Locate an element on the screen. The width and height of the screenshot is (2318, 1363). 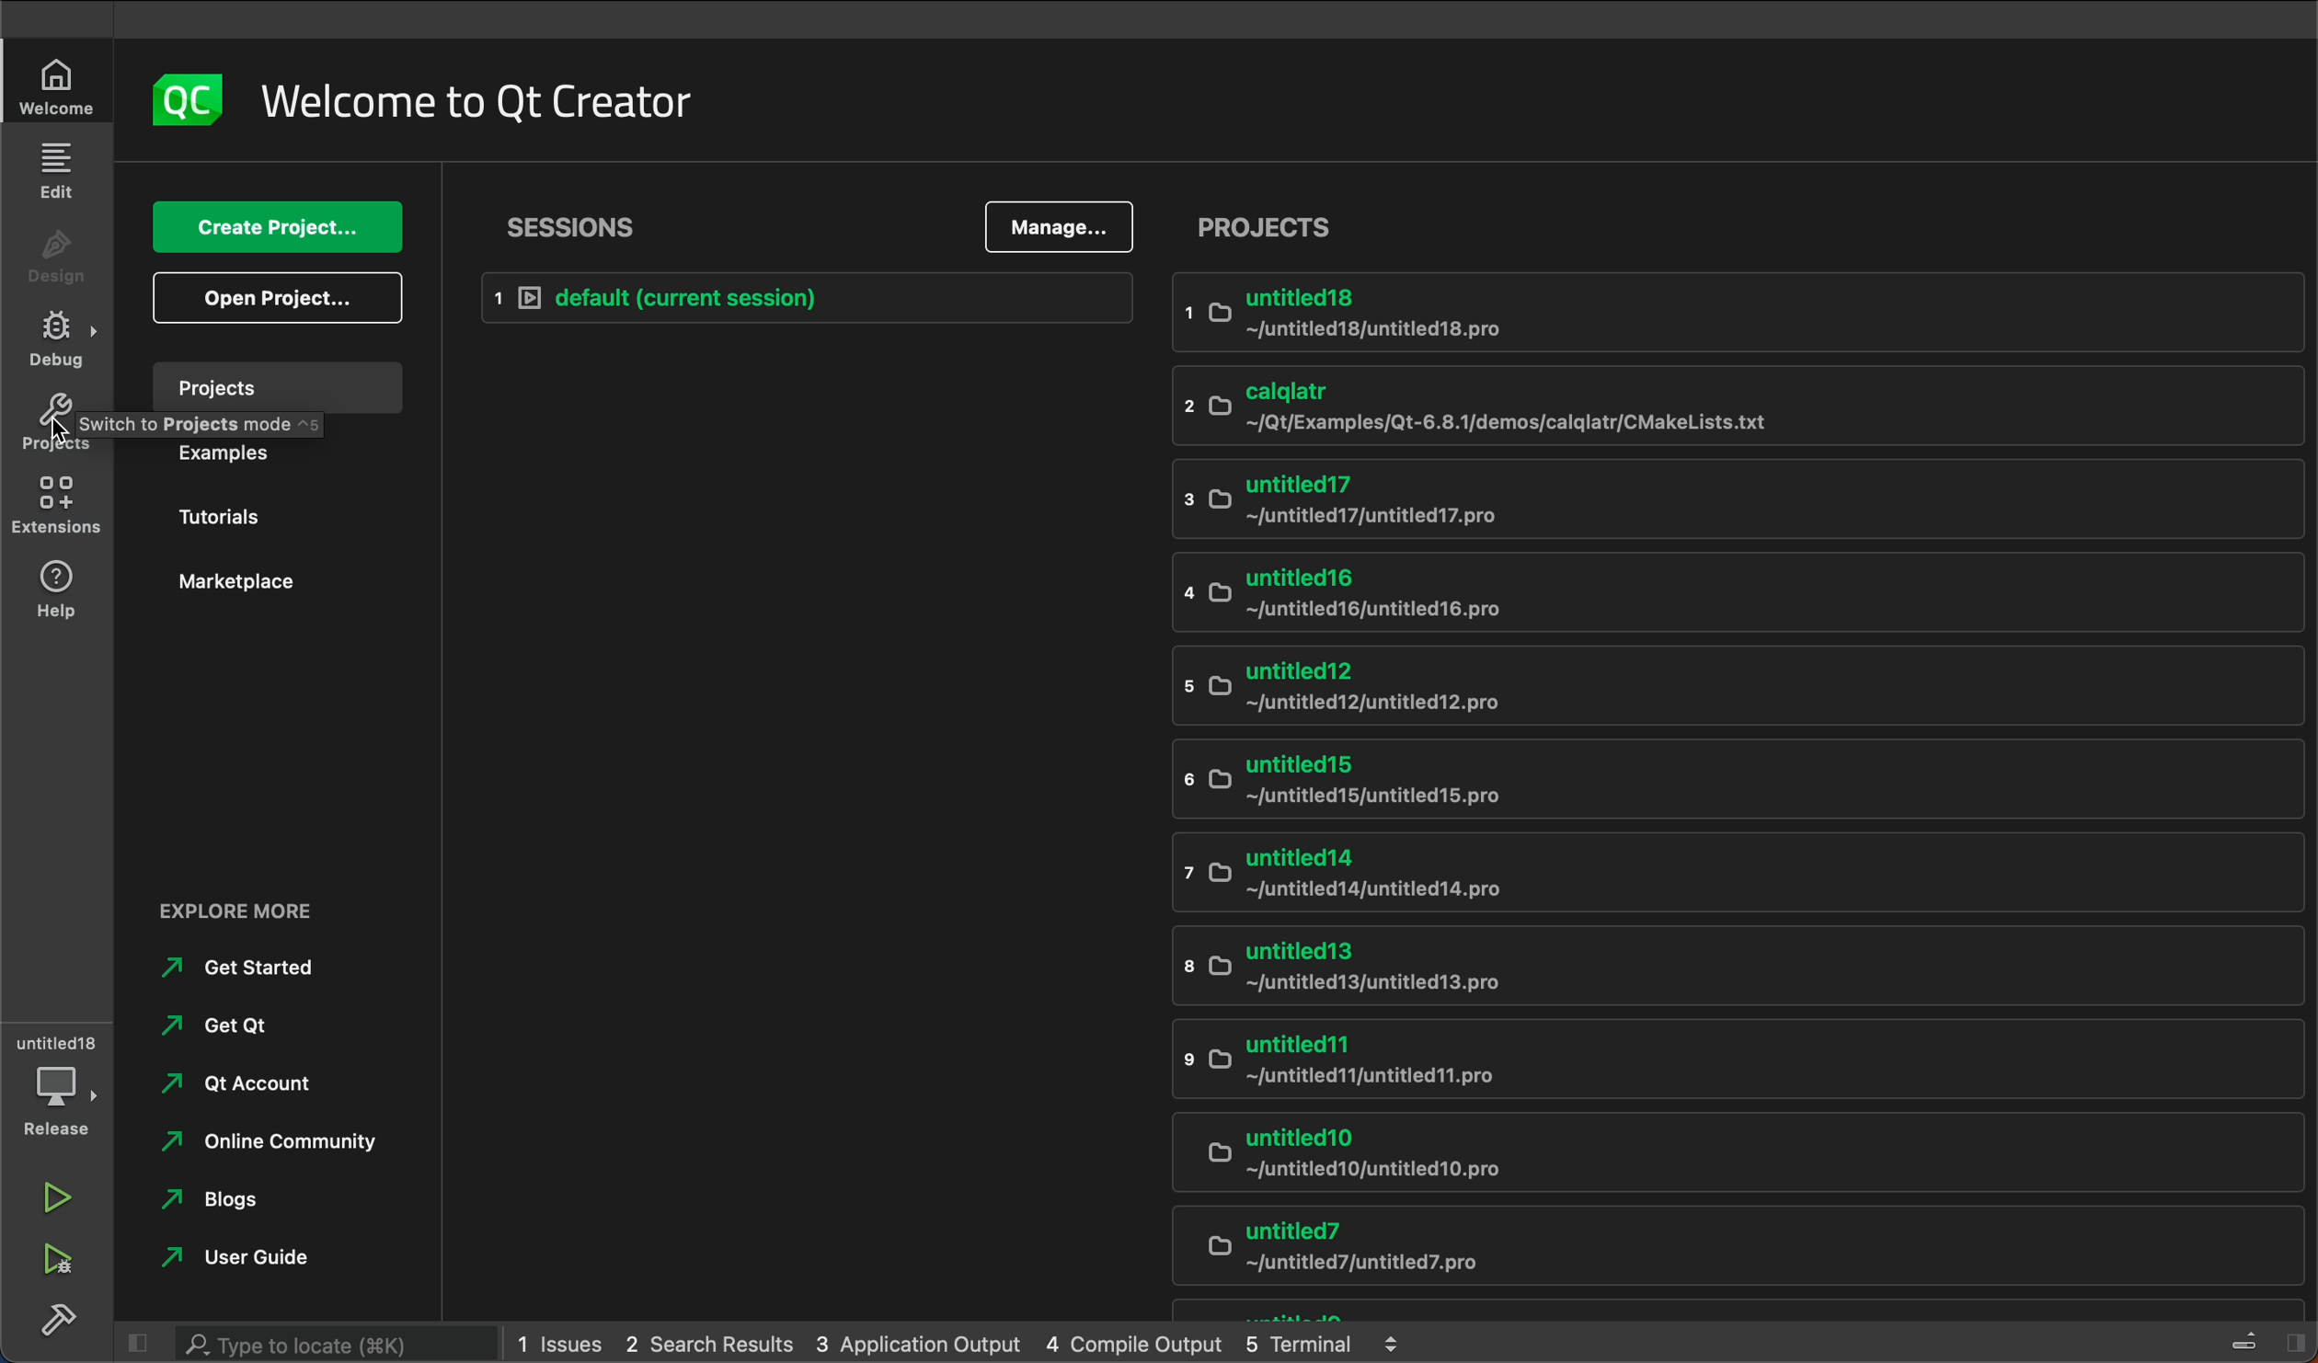
get qt is located at coordinates (221, 1030).